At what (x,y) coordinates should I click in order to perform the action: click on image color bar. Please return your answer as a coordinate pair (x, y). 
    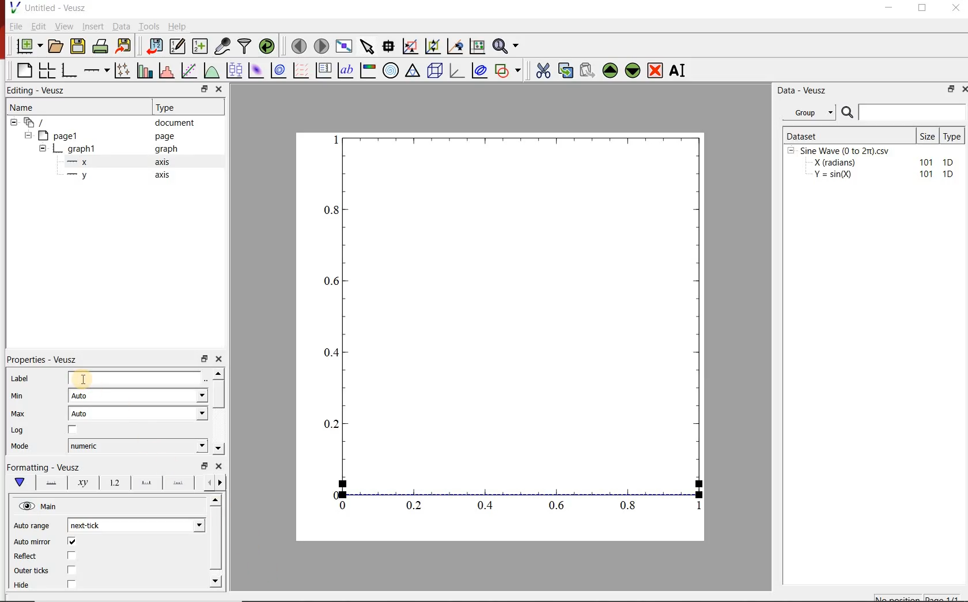
    Looking at the image, I should click on (368, 70).